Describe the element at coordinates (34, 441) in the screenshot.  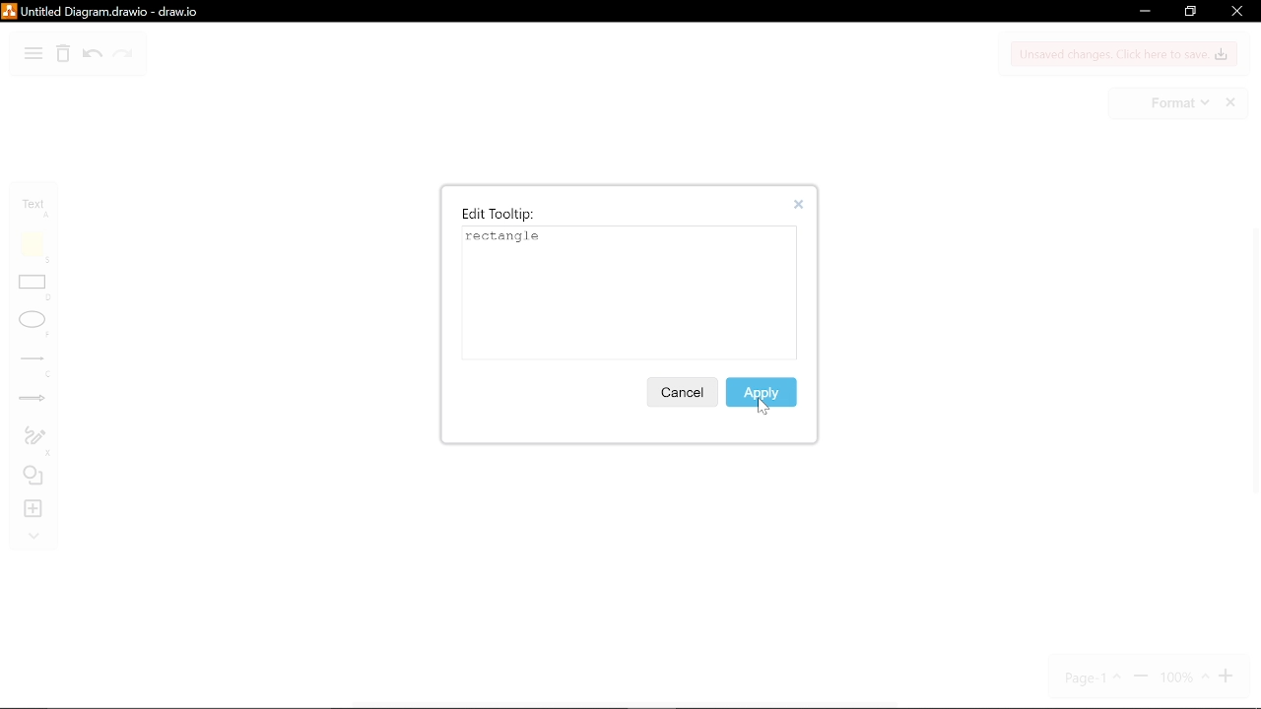
I see `freehand` at that location.